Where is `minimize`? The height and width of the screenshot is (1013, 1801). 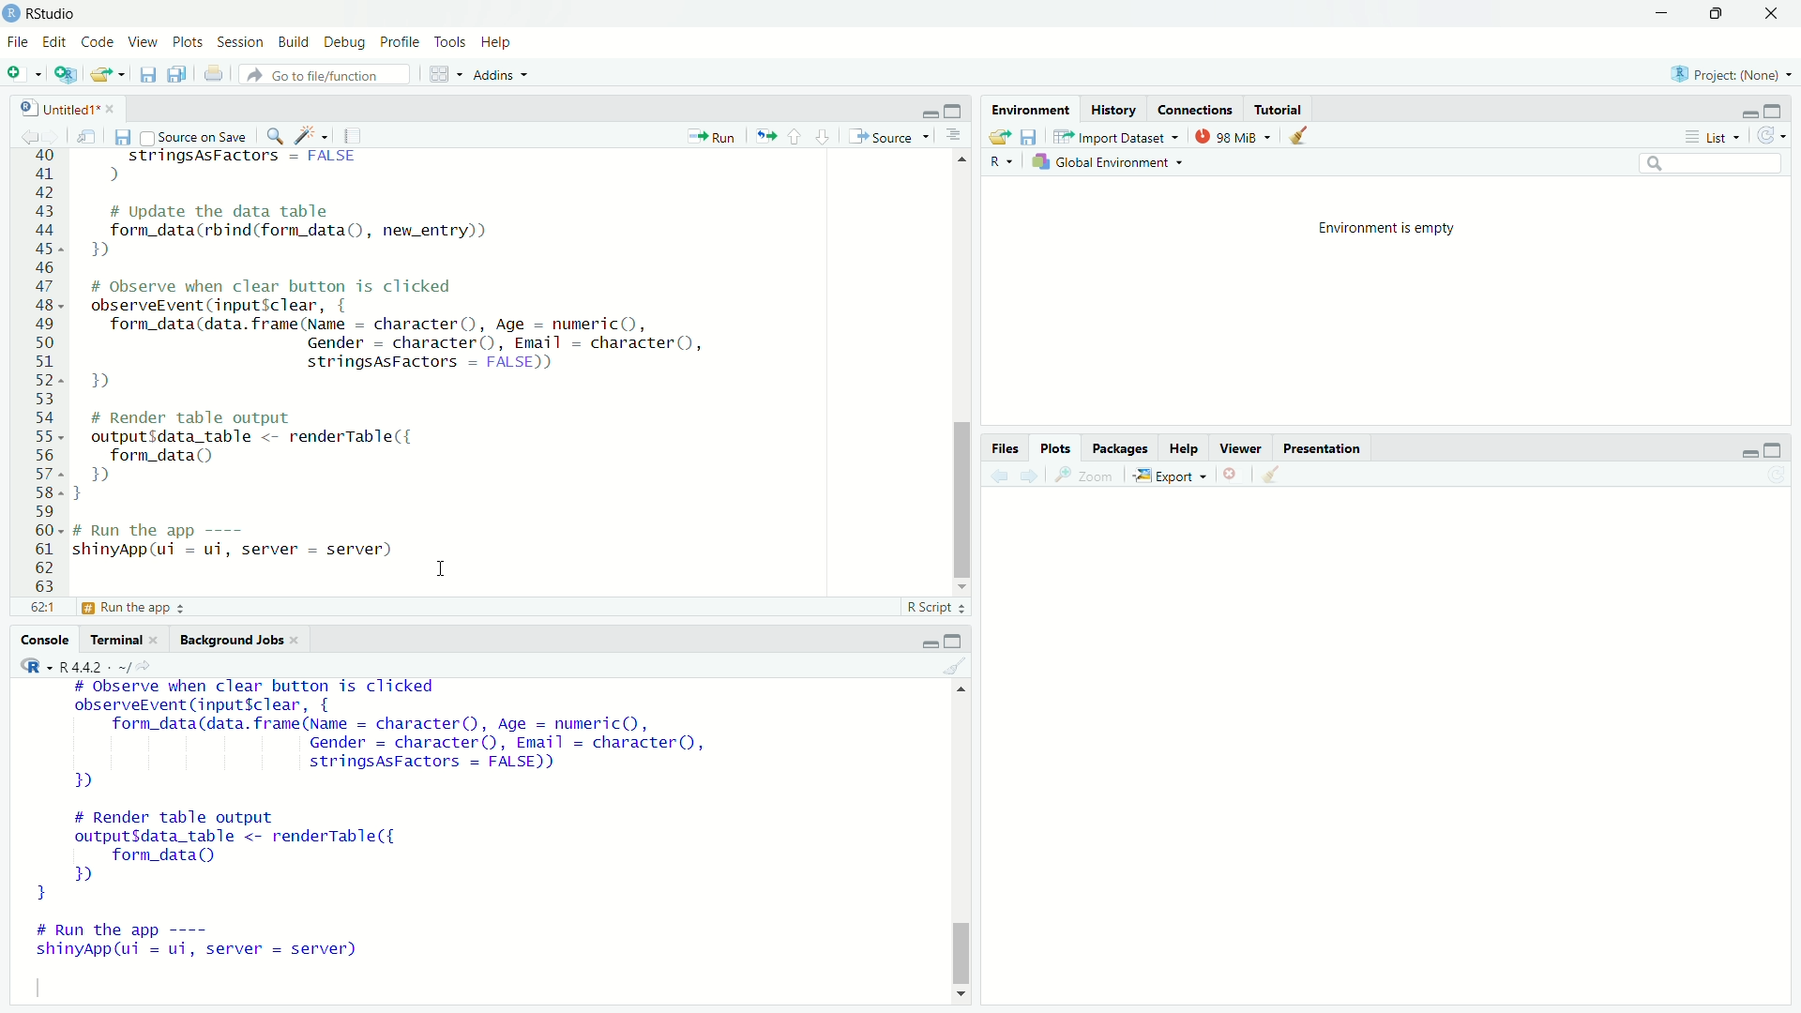 minimize is located at coordinates (1744, 113).